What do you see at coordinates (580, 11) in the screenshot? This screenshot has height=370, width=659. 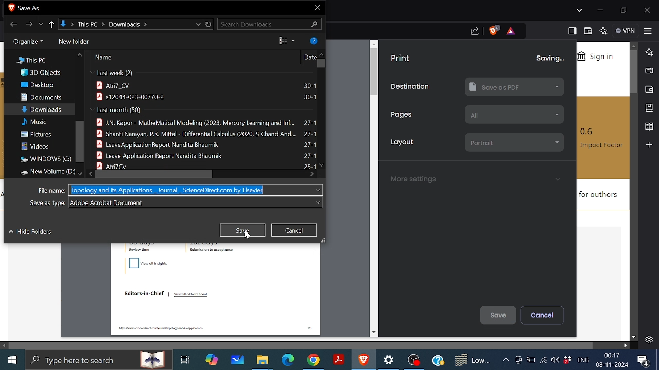 I see `Search tabs` at bounding box center [580, 11].